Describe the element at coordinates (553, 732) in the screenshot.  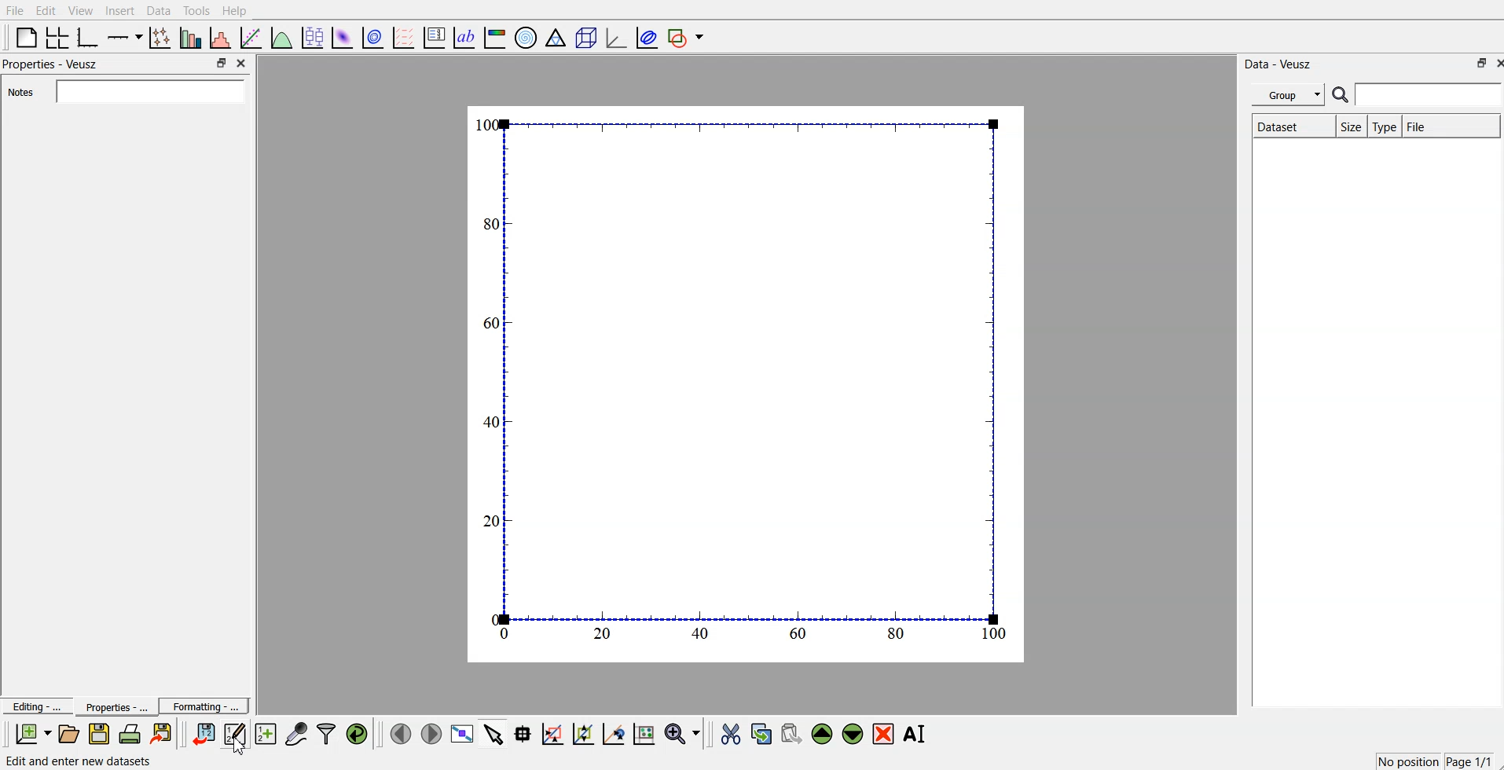
I see `click to draw rectangle` at that location.